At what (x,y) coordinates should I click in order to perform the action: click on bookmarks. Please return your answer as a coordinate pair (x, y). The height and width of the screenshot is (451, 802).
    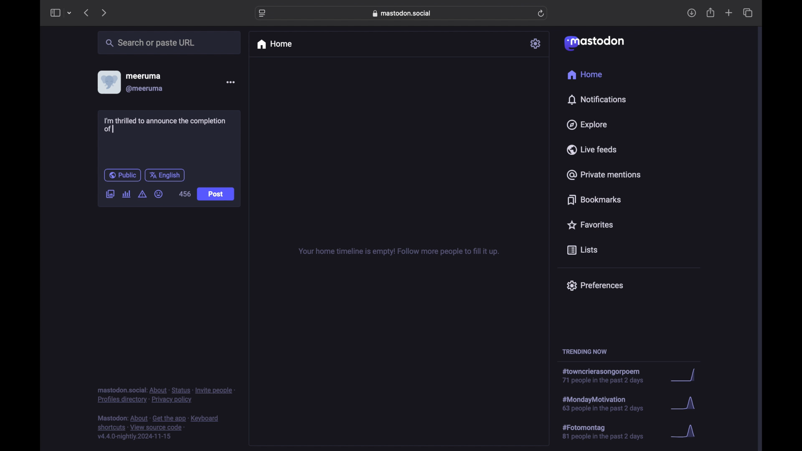
    Looking at the image, I should click on (596, 200).